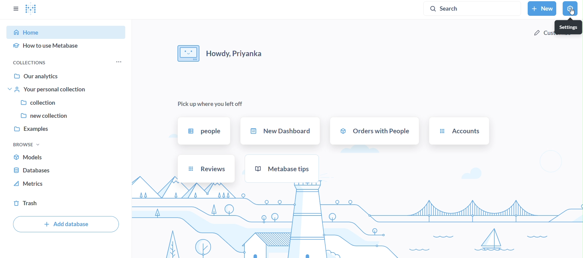 This screenshot has width=583, height=258. Describe the element at coordinates (65, 117) in the screenshot. I see `new collection ` at that location.